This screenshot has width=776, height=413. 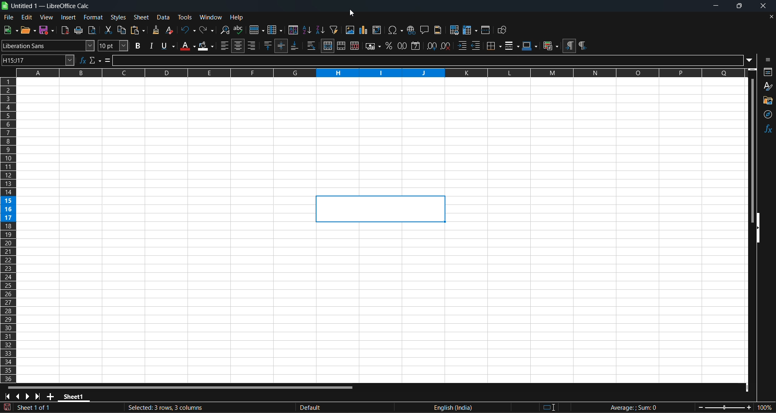 I want to click on horizontal scroll bar, so click(x=183, y=388).